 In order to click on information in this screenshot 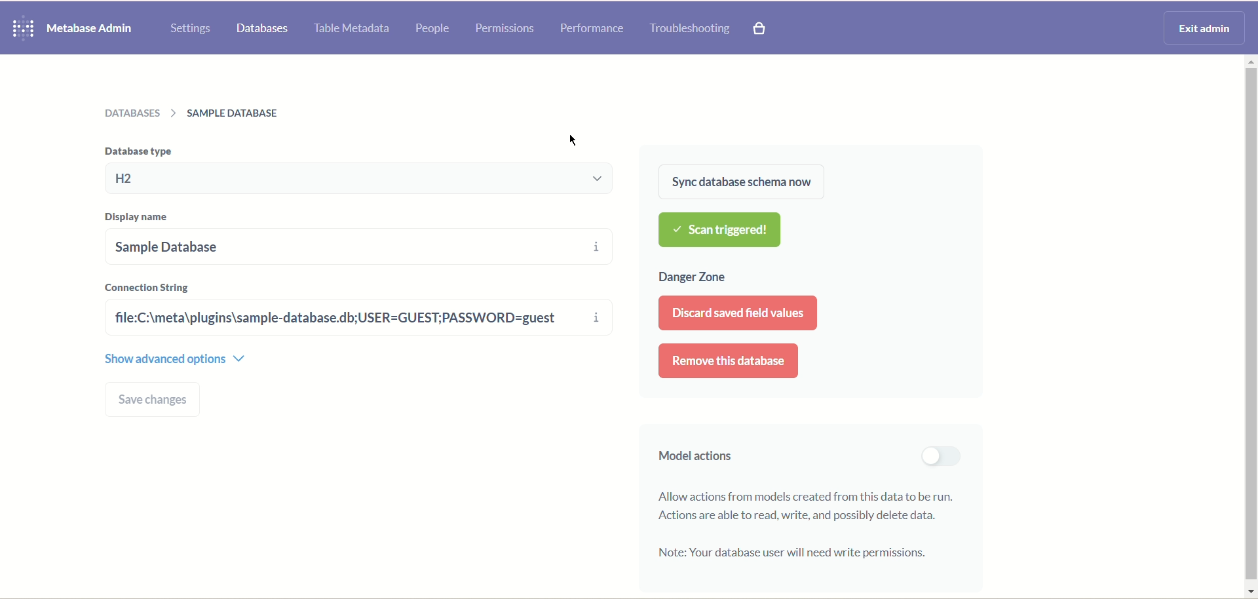, I will do `click(598, 285)`.